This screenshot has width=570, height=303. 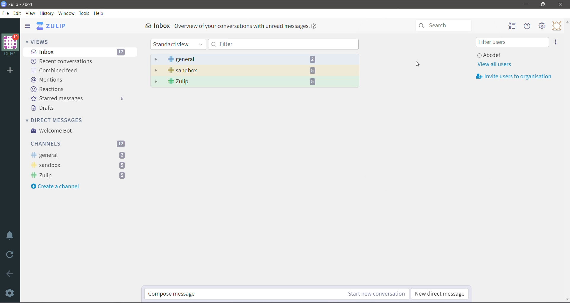 I want to click on Reactions, so click(x=49, y=89).